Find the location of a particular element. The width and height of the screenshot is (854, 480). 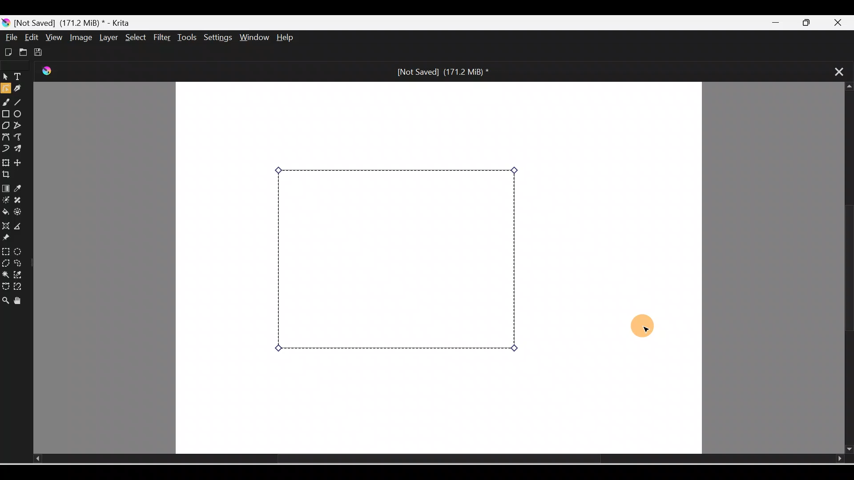

Image is located at coordinates (79, 37).